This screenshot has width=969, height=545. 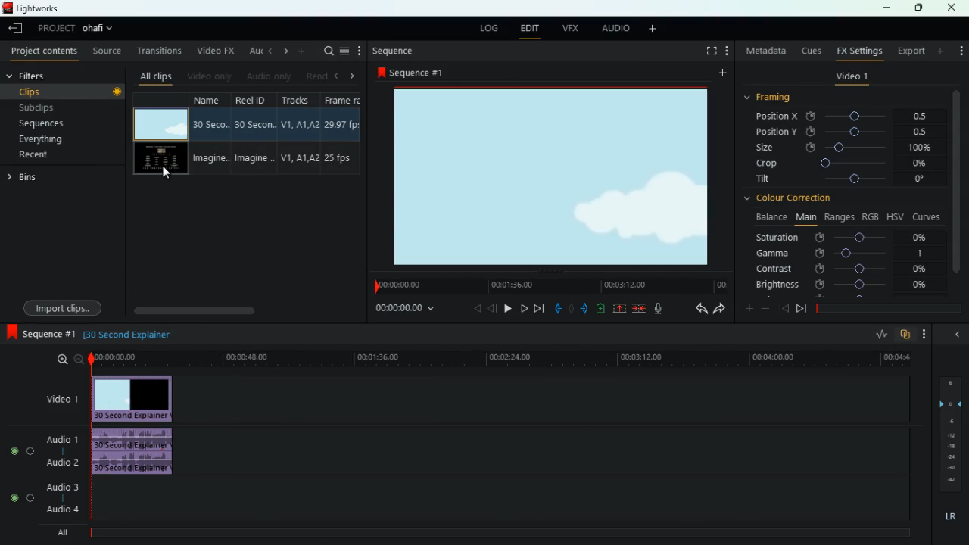 What do you see at coordinates (415, 72) in the screenshot?
I see `sequence` at bounding box center [415, 72].